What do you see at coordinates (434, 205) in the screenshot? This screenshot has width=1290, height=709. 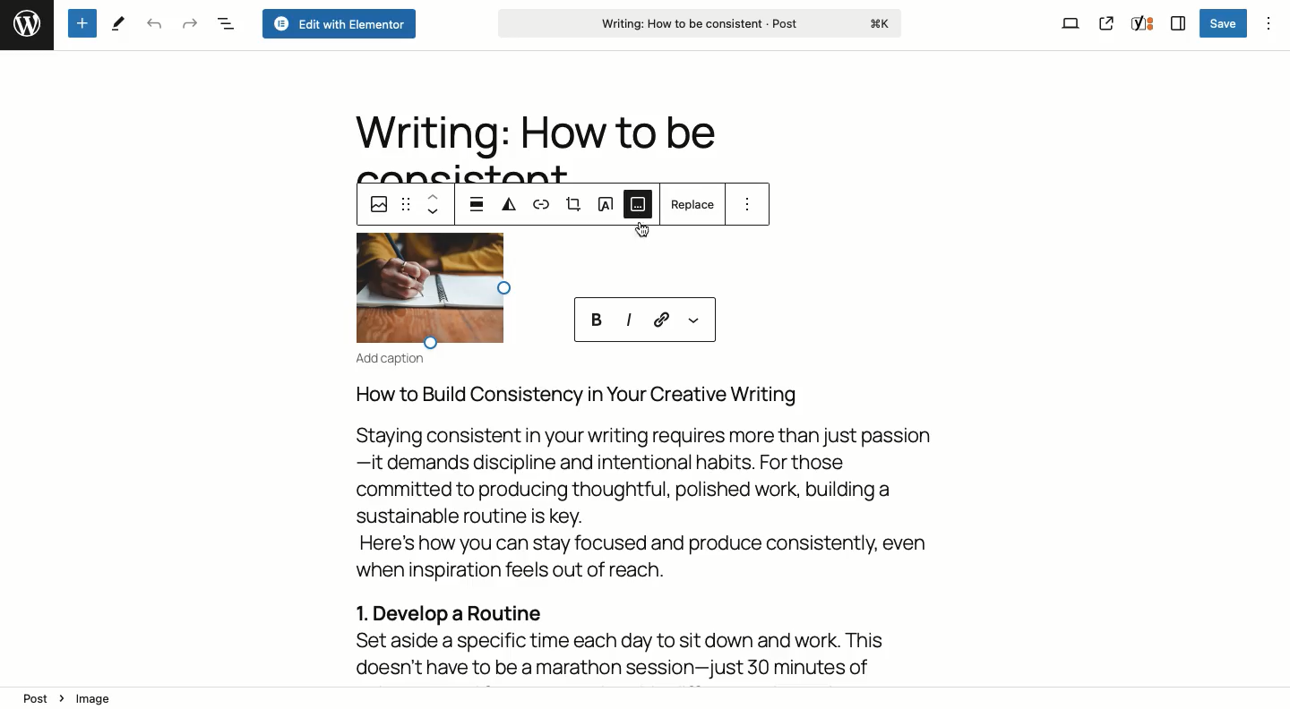 I see `Move up down` at bounding box center [434, 205].